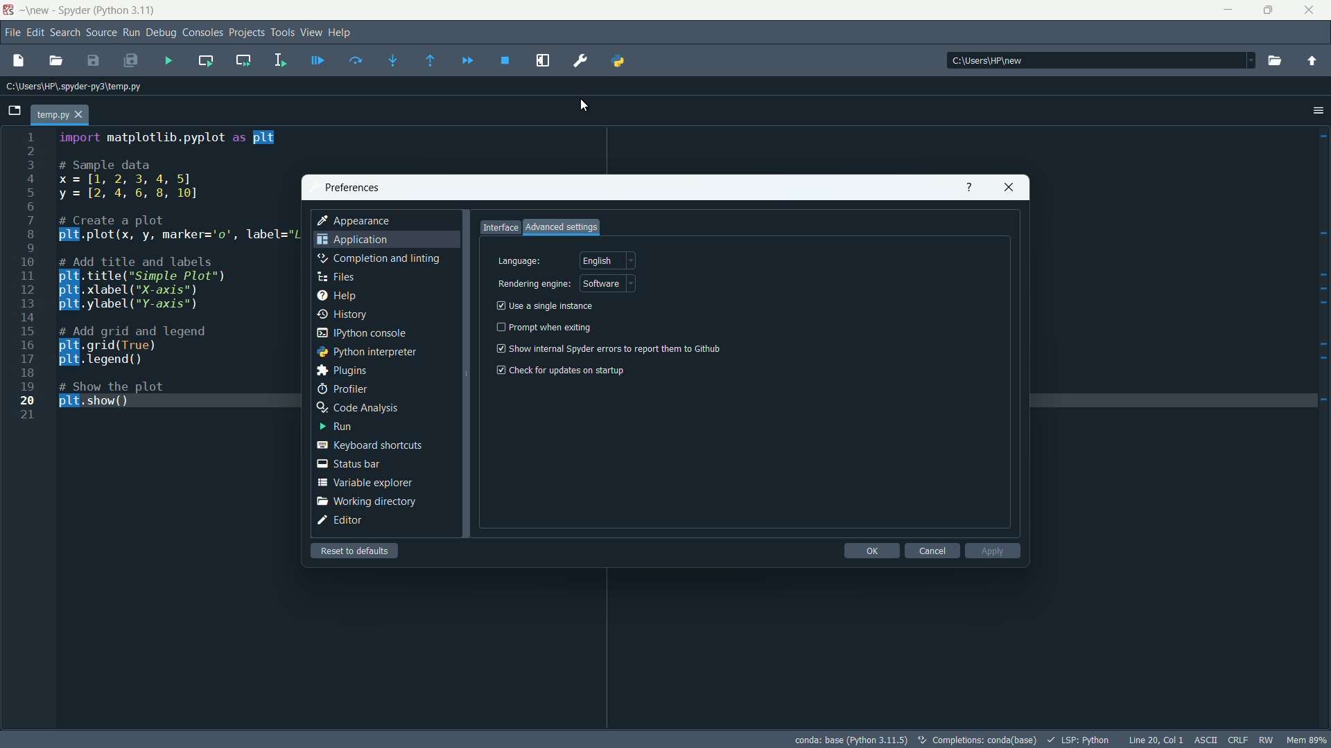 The height and width of the screenshot is (748, 1331). I want to click on execute until function, so click(432, 61).